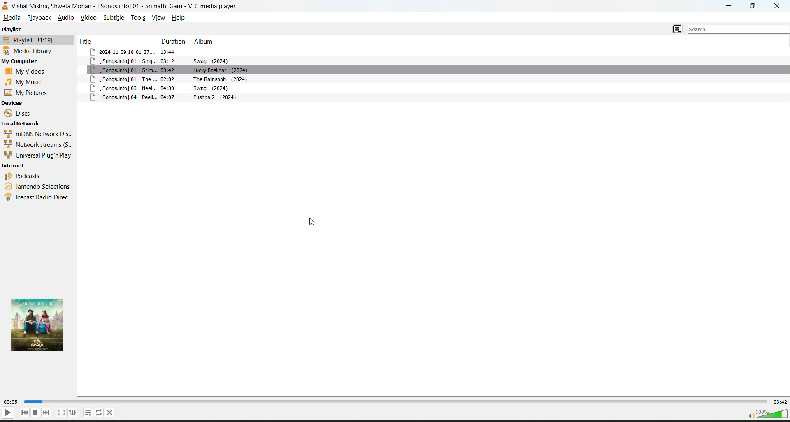 This screenshot has height=422, width=790. What do you see at coordinates (13, 29) in the screenshot?
I see `playlist` at bounding box center [13, 29].